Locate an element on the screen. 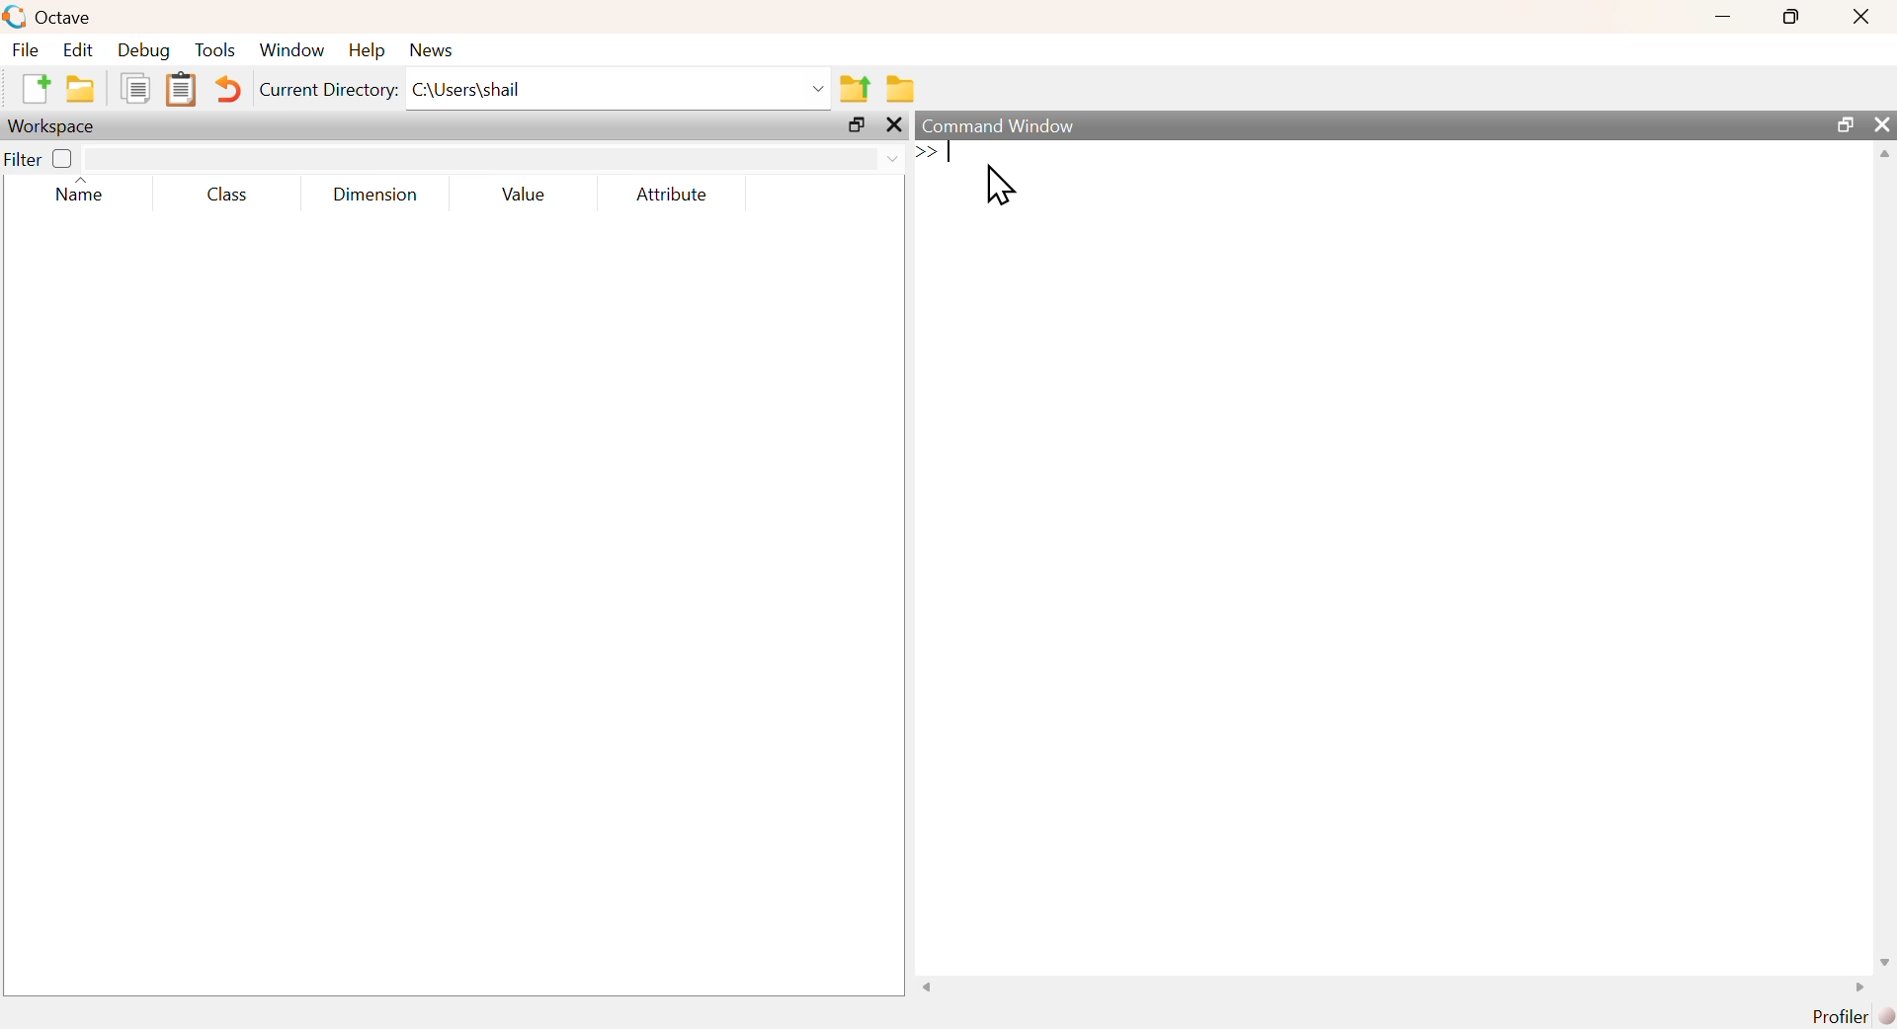 Image resolution: width=1897 pixels, height=1029 pixels. Undo is located at coordinates (228, 89).